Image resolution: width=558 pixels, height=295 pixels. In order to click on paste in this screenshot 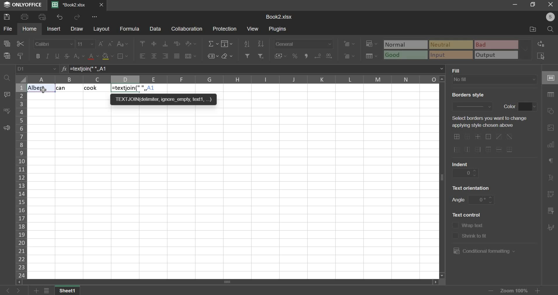, I will do `click(7, 56)`.